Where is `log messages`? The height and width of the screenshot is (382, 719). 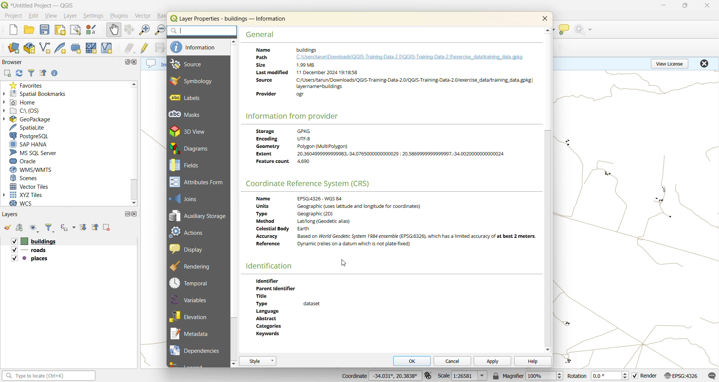 log messages is located at coordinates (712, 376).